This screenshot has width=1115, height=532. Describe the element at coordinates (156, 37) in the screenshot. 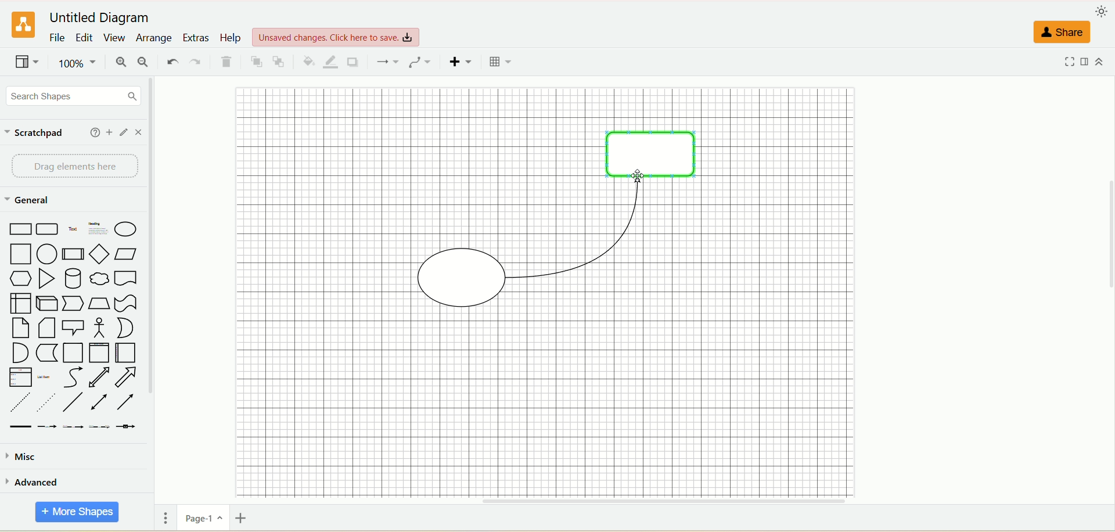

I see `arrange` at that location.